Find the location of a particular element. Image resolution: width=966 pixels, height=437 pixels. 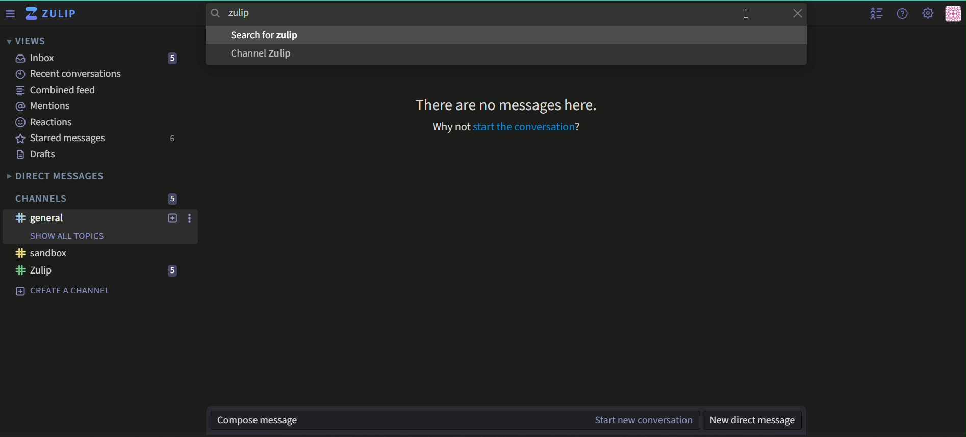

close is located at coordinates (797, 13).